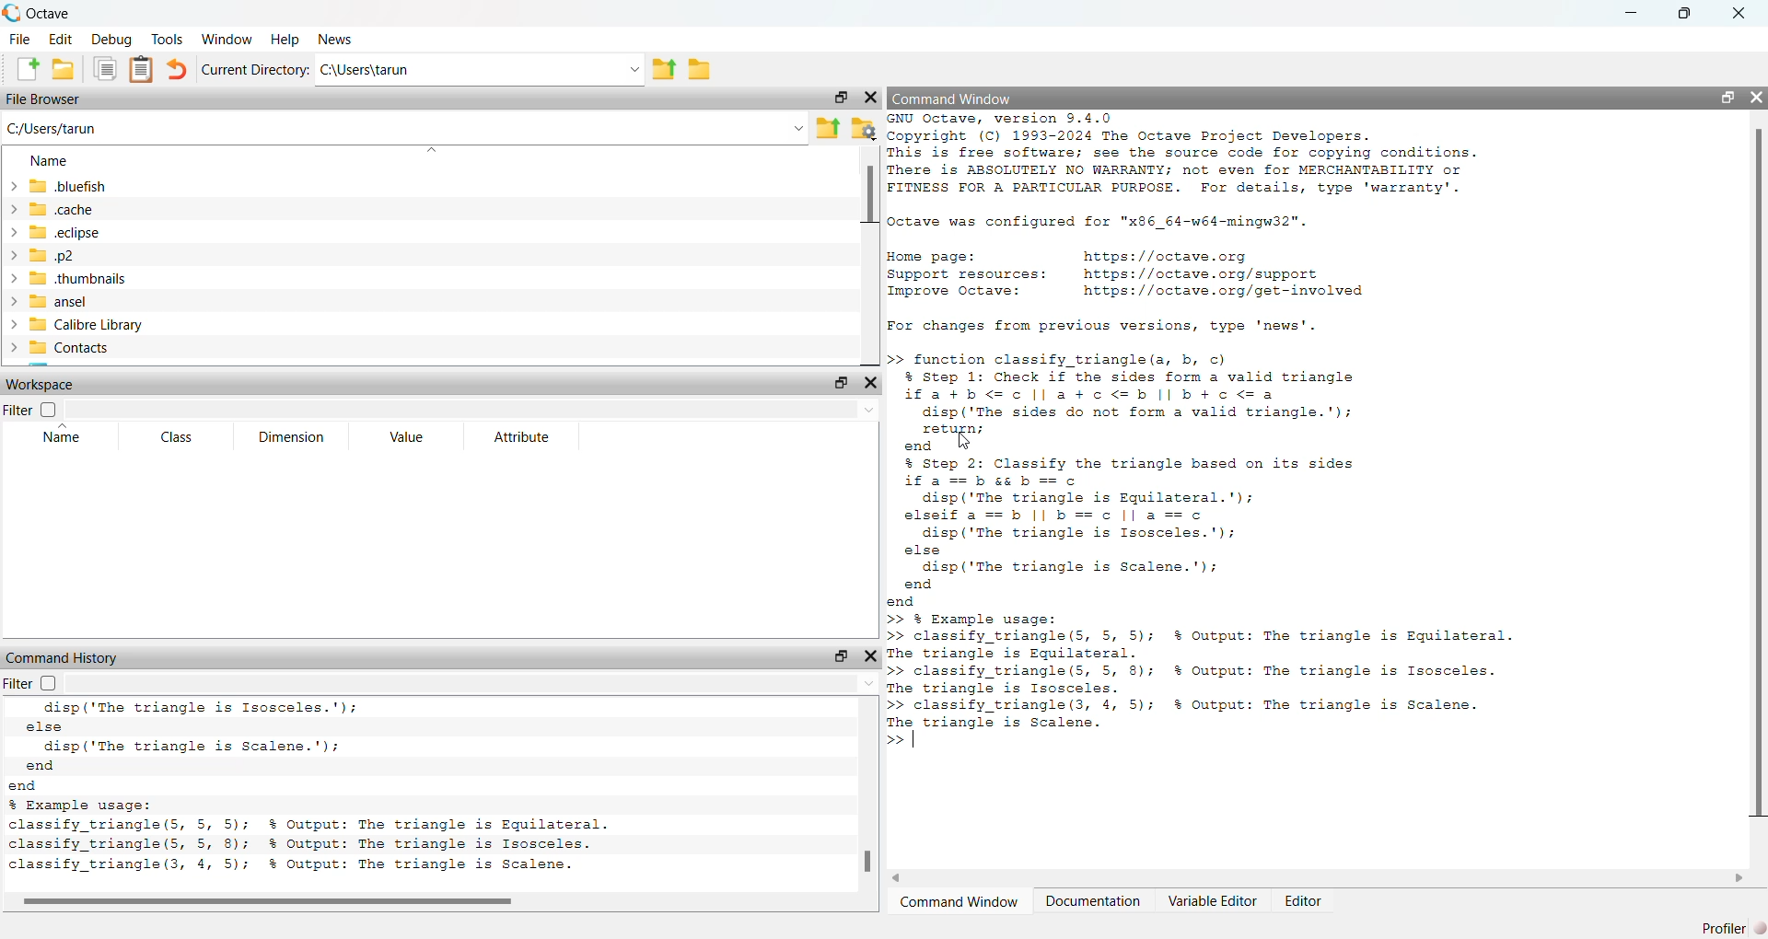 The height and width of the screenshot is (939, 1768). Describe the element at coordinates (871, 656) in the screenshot. I see `hide widget` at that location.